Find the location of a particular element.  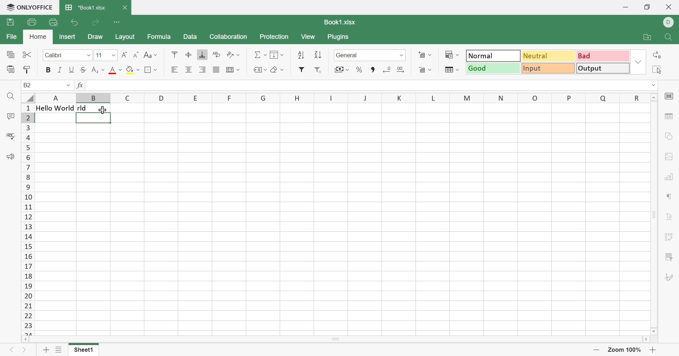

Replace is located at coordinates (657, 55).